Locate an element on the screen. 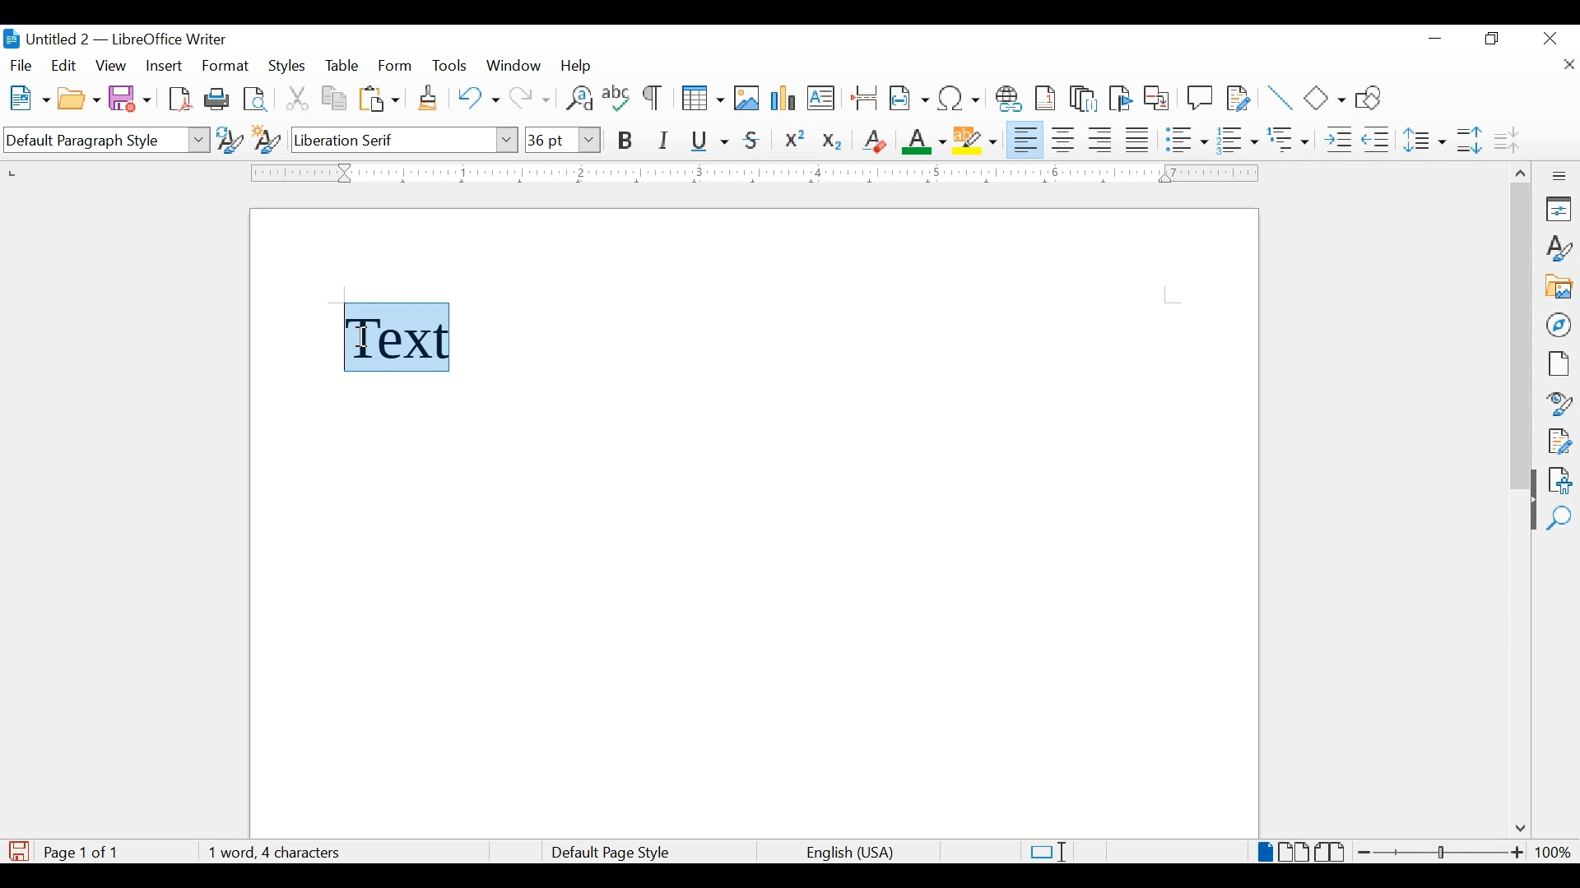 The width and height of the screenshot is (1580, 888). increase indent is located at coordinates (1338, 140).